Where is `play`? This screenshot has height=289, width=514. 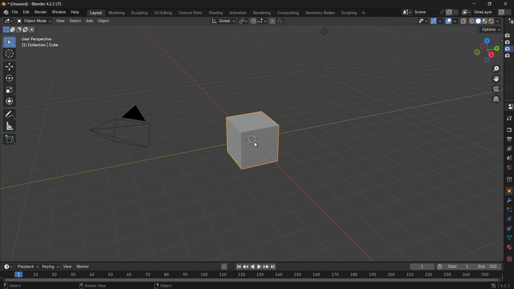 play is located at coordinates (255, 266).